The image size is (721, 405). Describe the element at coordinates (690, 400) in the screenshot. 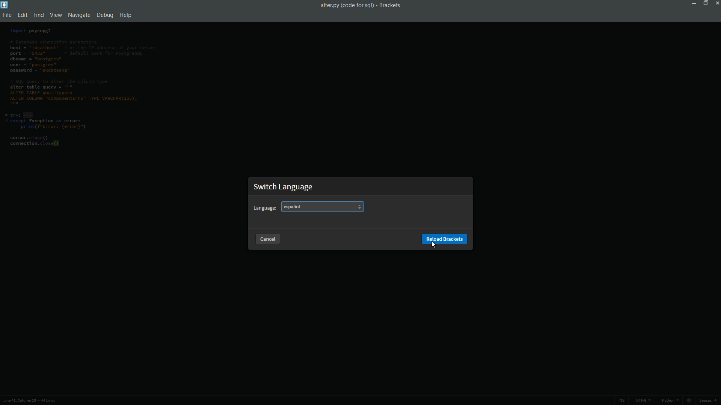

I see `circle` at that location.